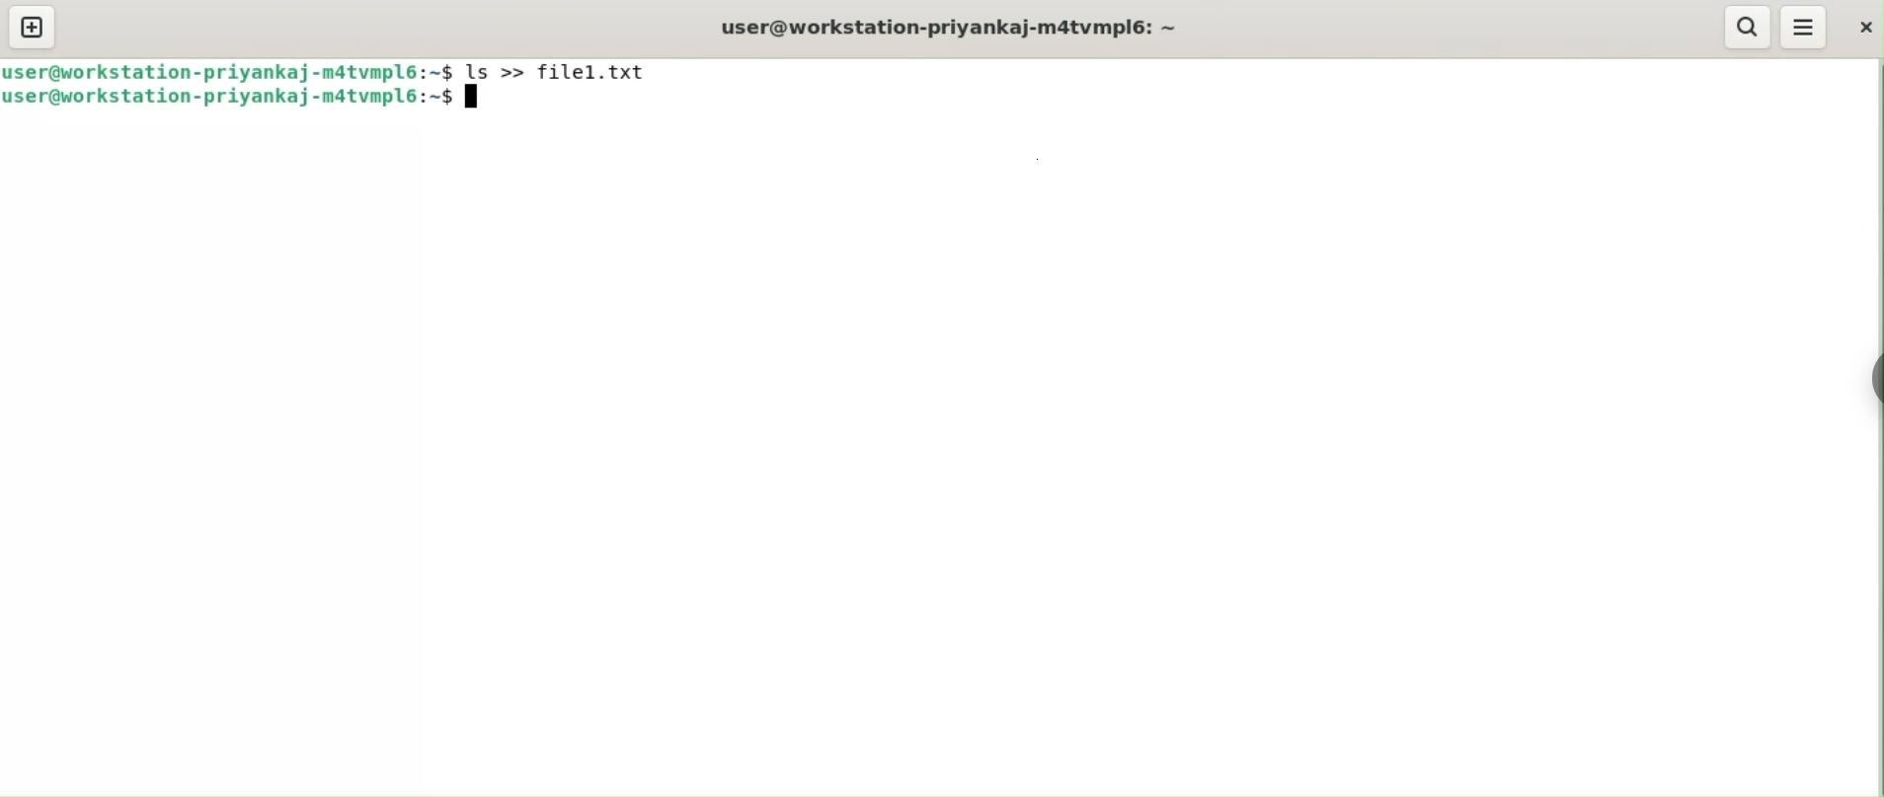 This screenshot has height=797, width=1884. Describe the element at coordinates (1865, 32) in the screenshot. I see `close` at that location.